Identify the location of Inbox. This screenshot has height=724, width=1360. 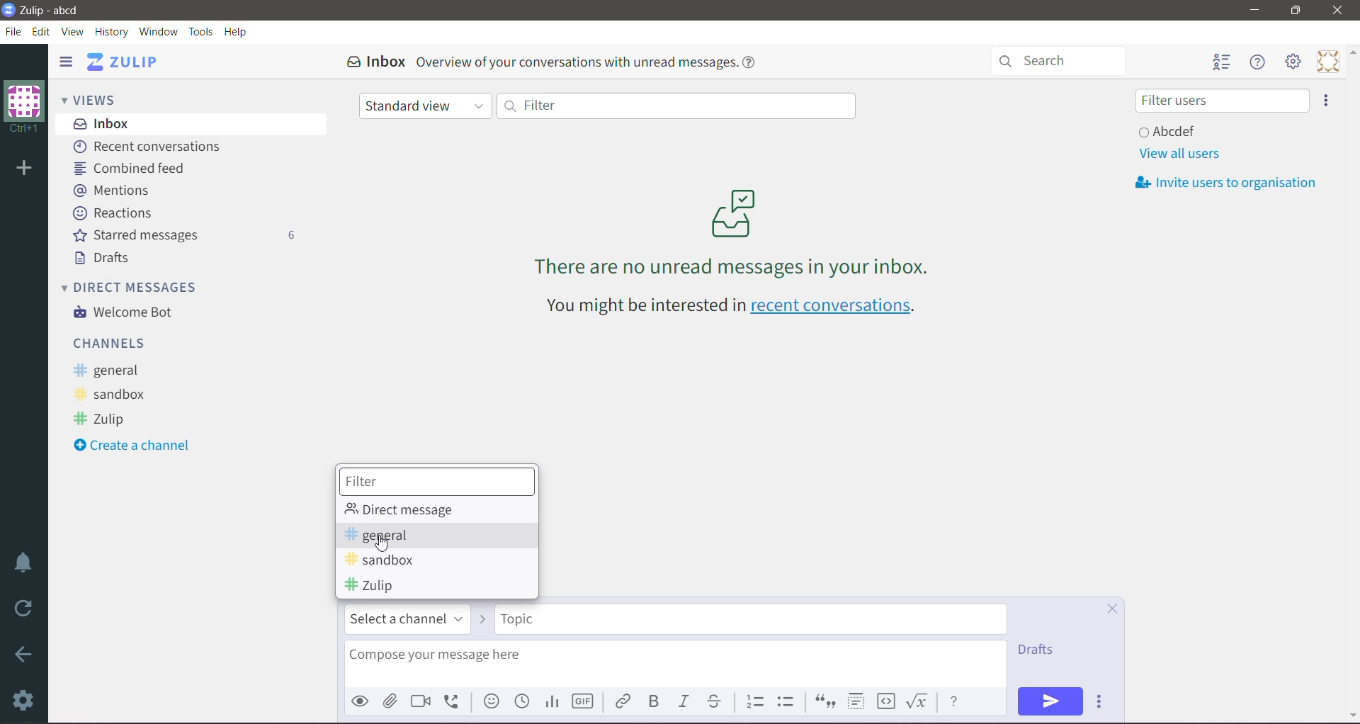
(192, 123).